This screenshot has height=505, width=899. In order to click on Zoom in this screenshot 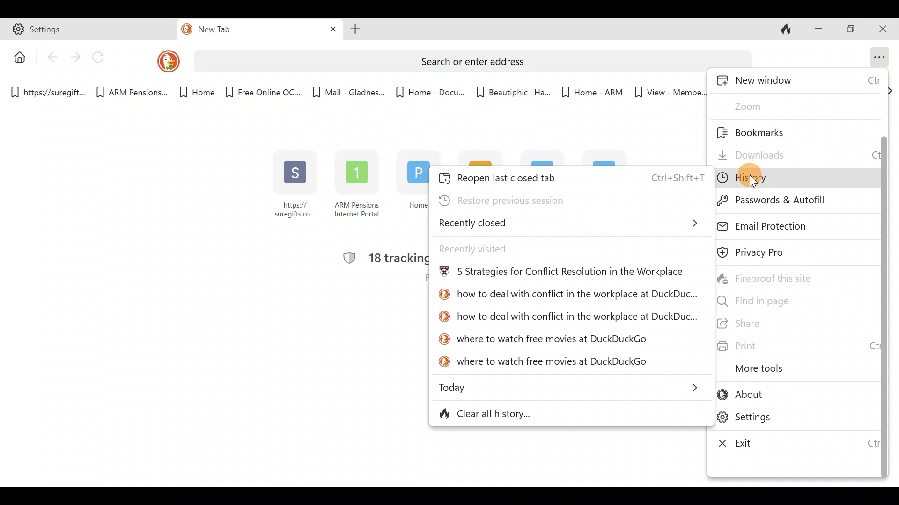, I will do `click(766, 106)`.